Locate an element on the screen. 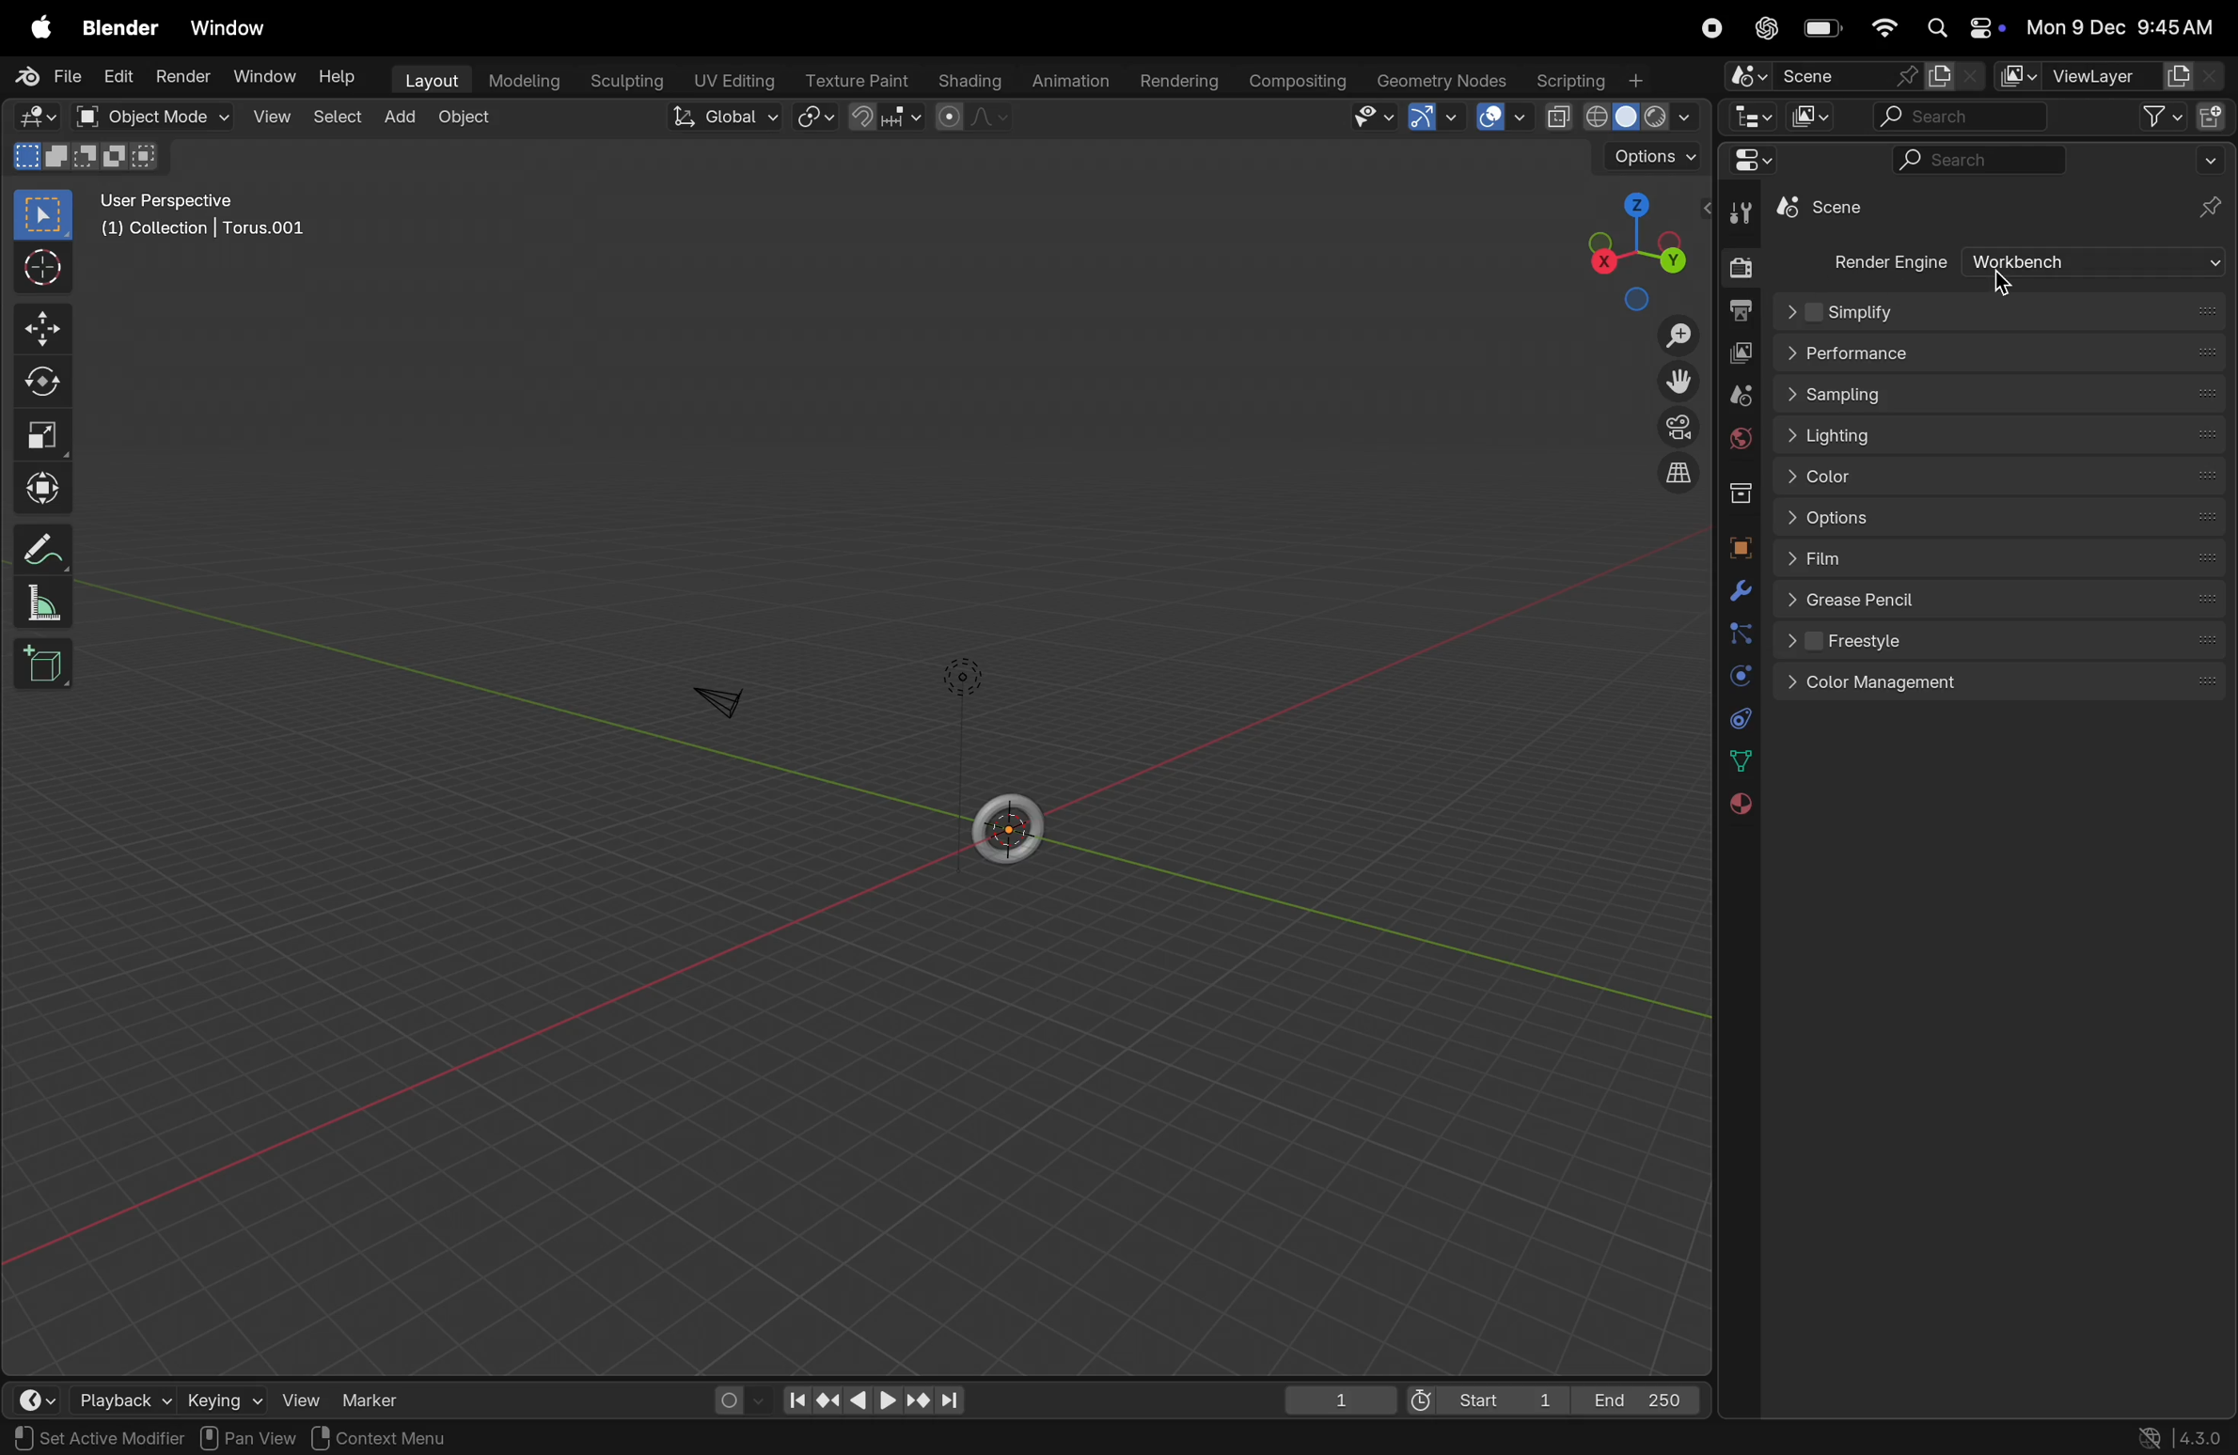 The image size is (2238, 1455). physics is located at coordinates (1735, 677).